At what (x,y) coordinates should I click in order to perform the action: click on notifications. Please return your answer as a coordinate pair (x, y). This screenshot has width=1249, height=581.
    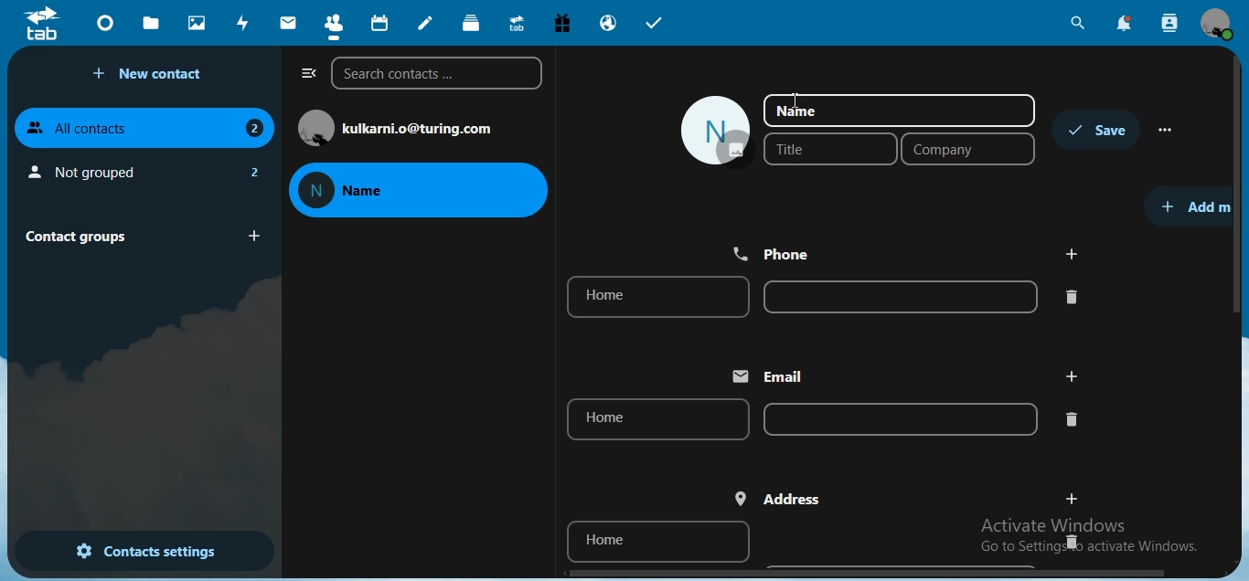
    Looking at the image, I should click on (1125, 24).